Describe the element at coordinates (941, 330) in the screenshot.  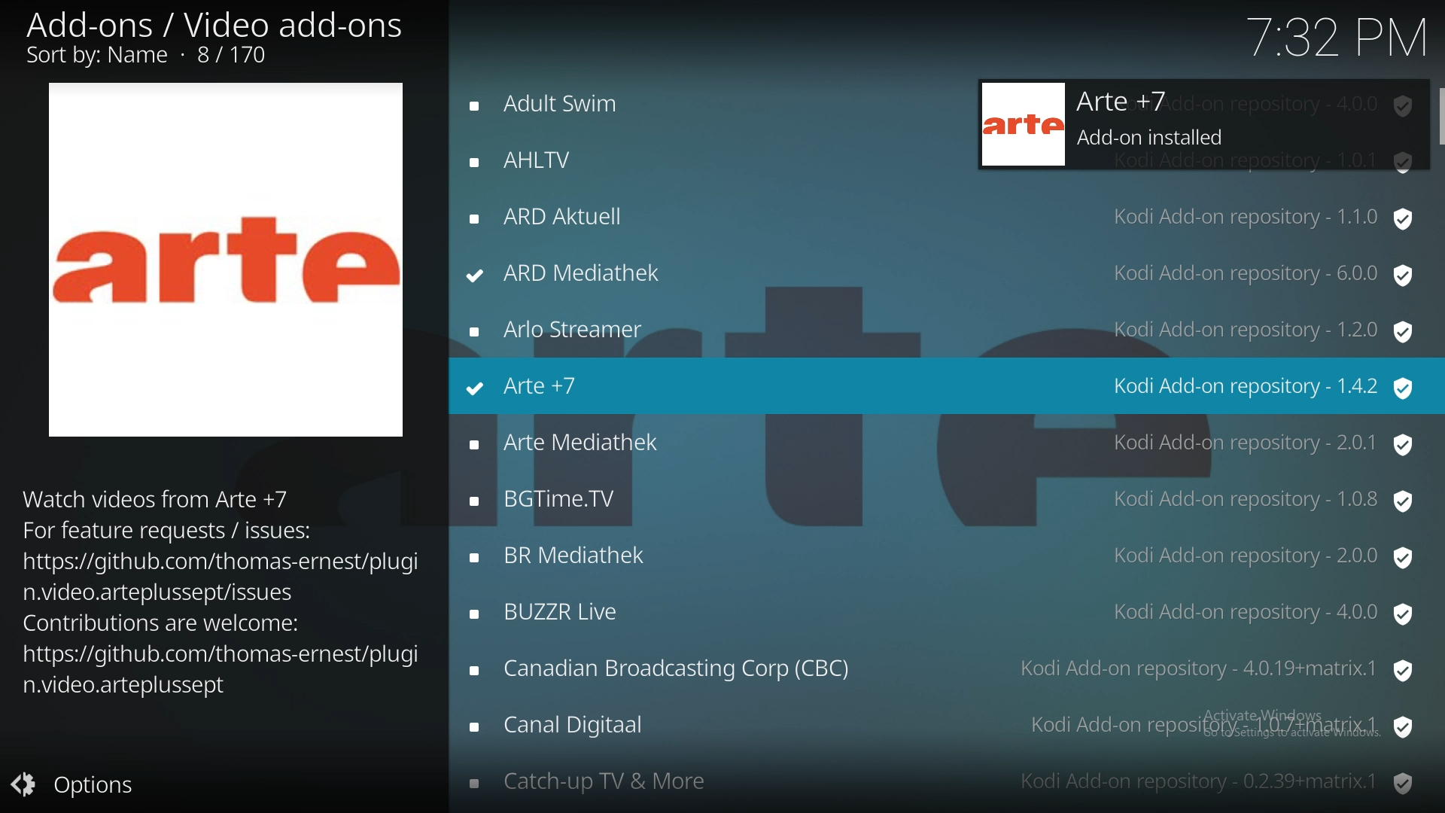
I see `add on` at that location.